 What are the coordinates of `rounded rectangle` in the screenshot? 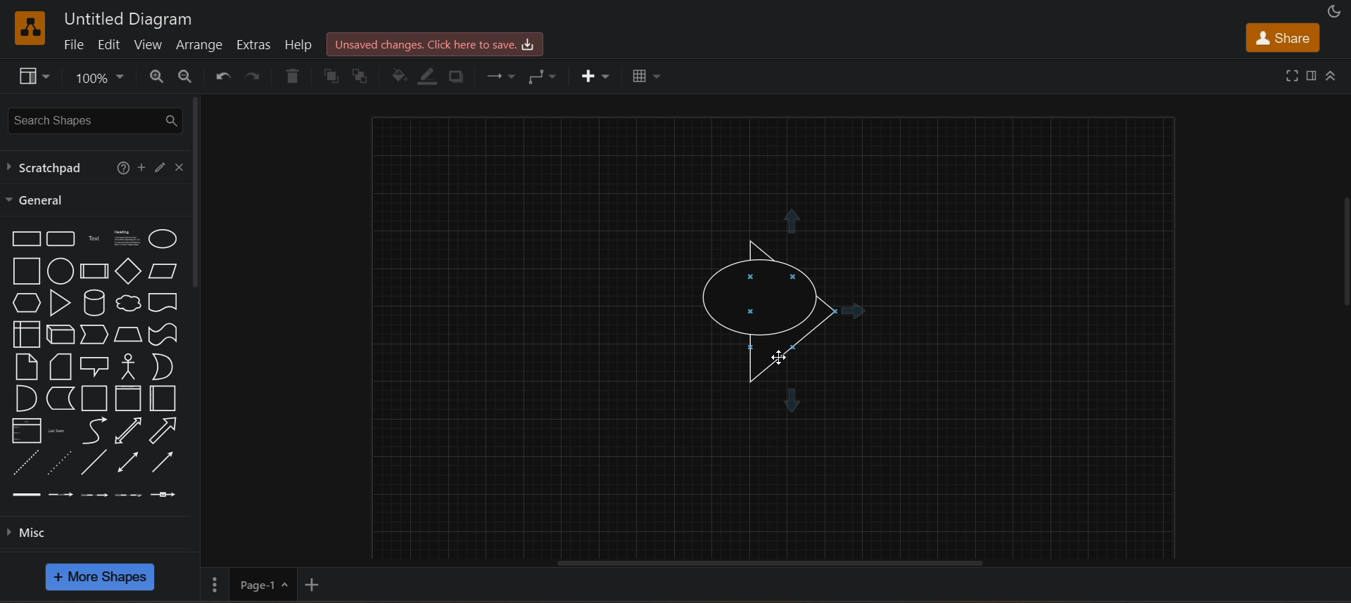 It's located at (61, 238).